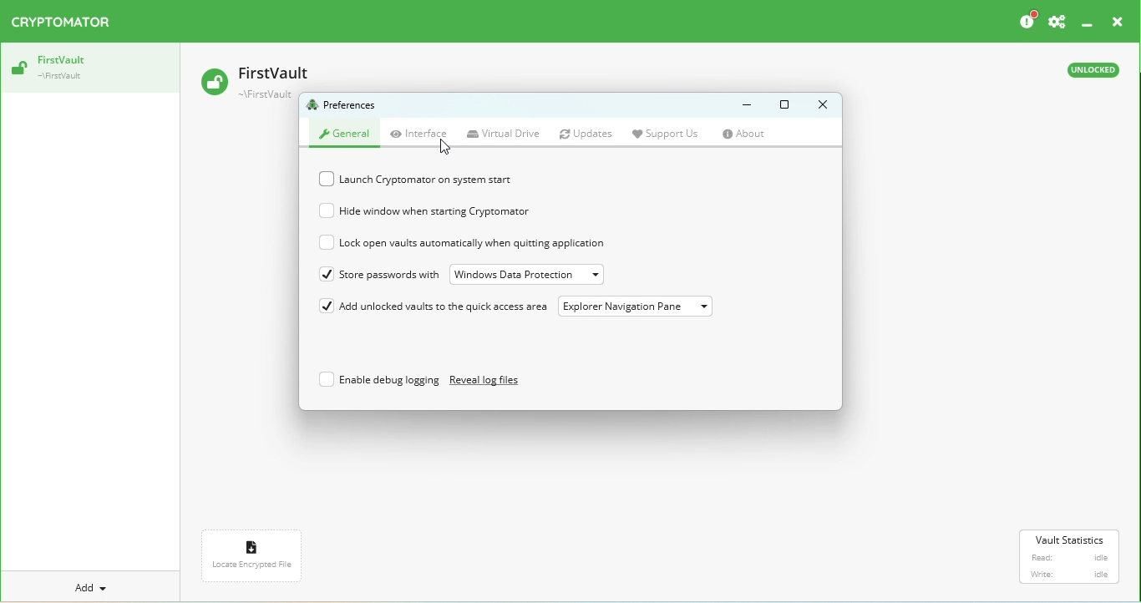  Describe the element at coordinates (65, 23) in the screenshot. I see `Cryptomator logo` at that location.